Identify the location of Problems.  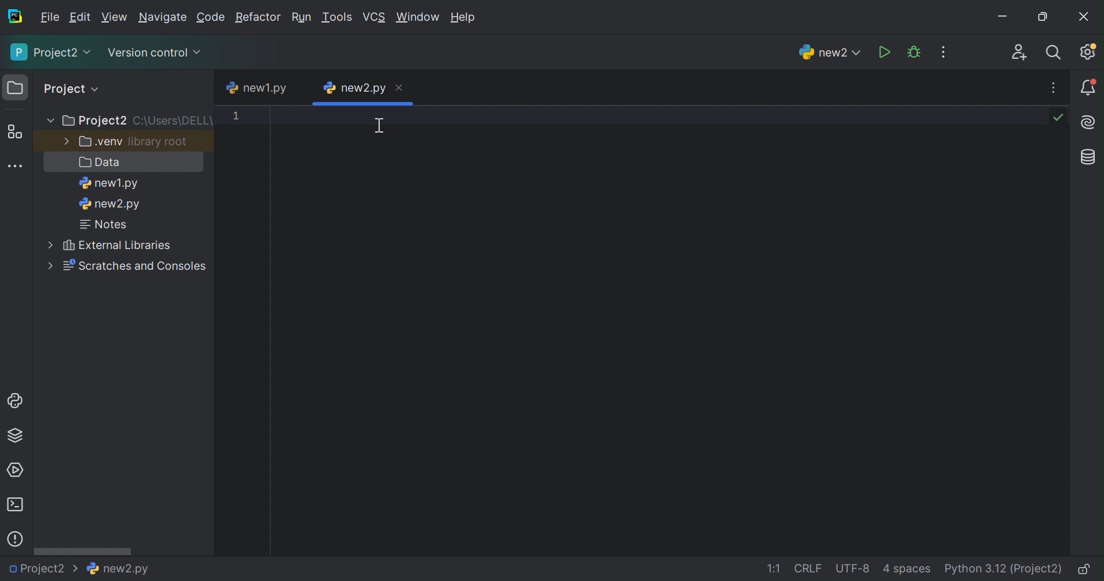
(15, 539).